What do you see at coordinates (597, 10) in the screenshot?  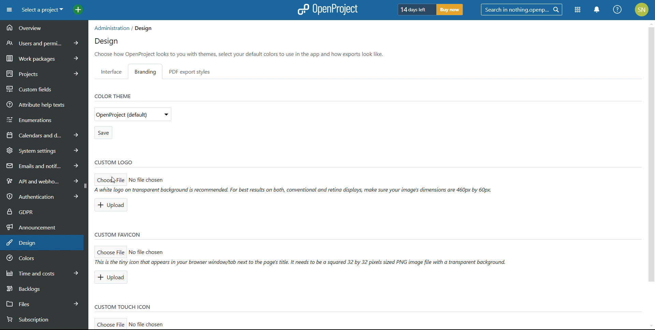 I see `notifications` at bounding box center [597, 10].